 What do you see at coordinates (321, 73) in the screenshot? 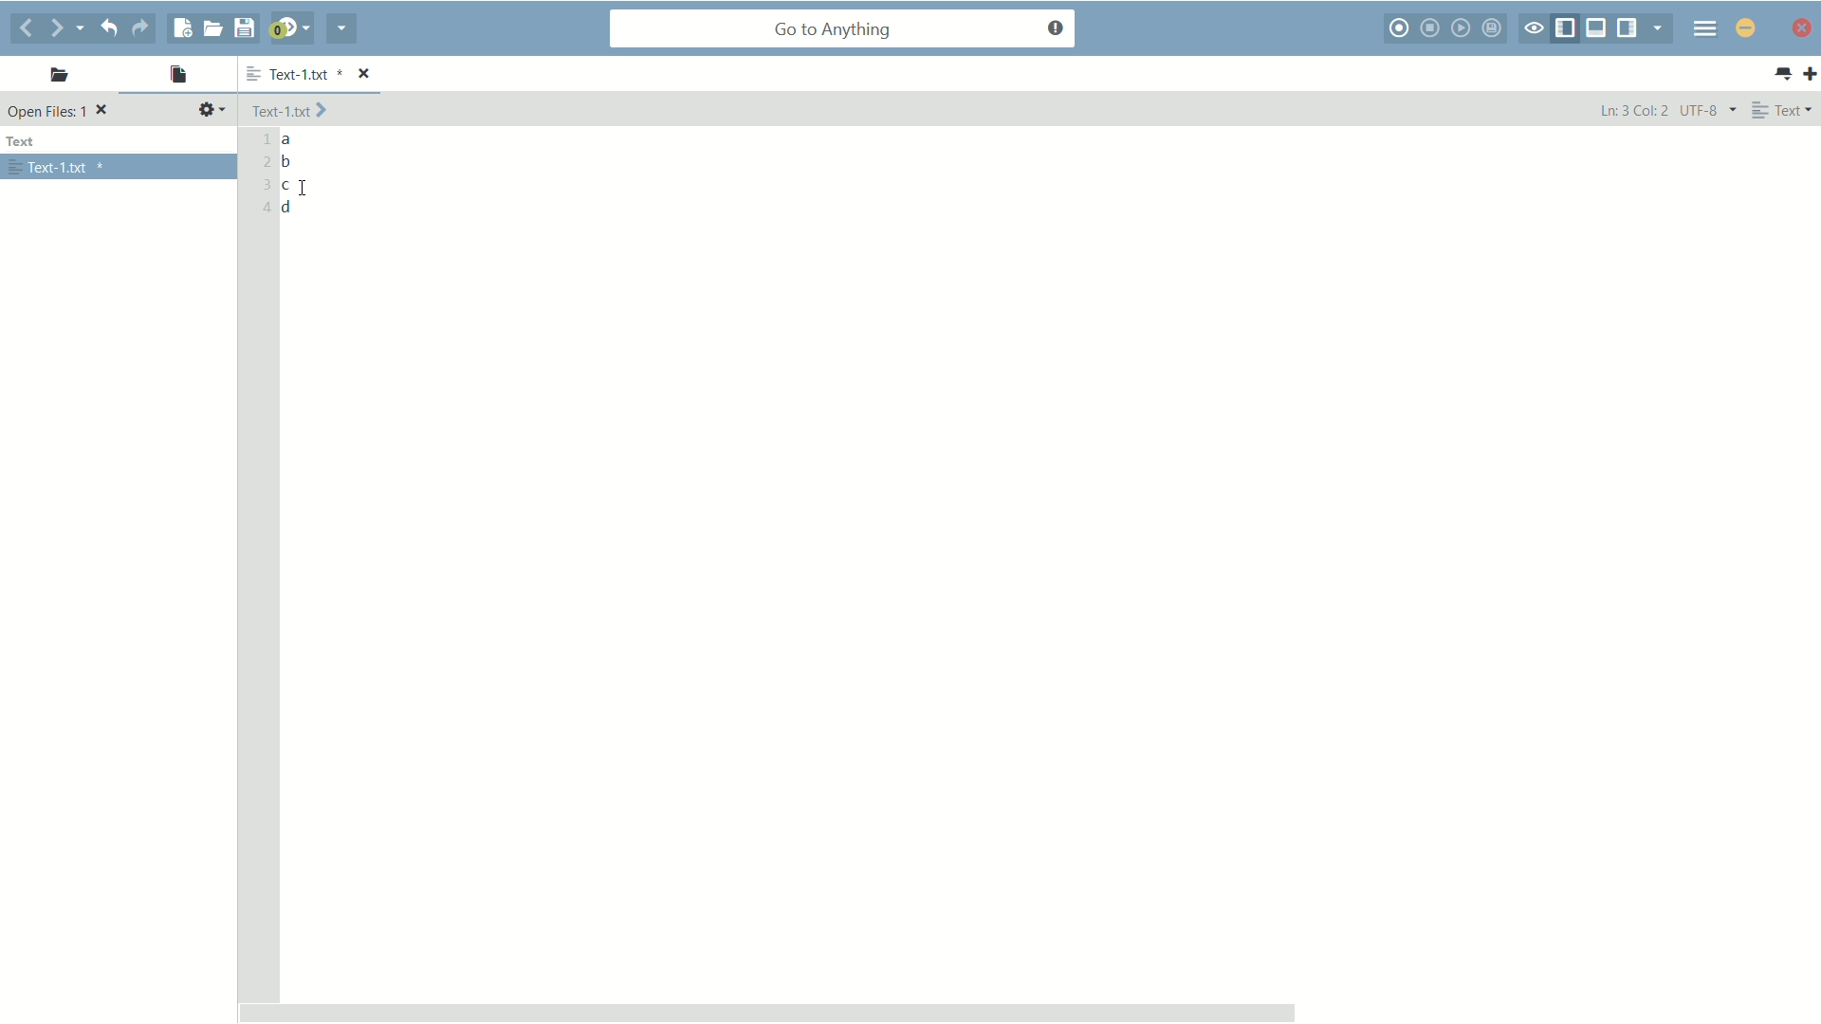
I see `Text-1.txt *` at bounding box center [321, 73].